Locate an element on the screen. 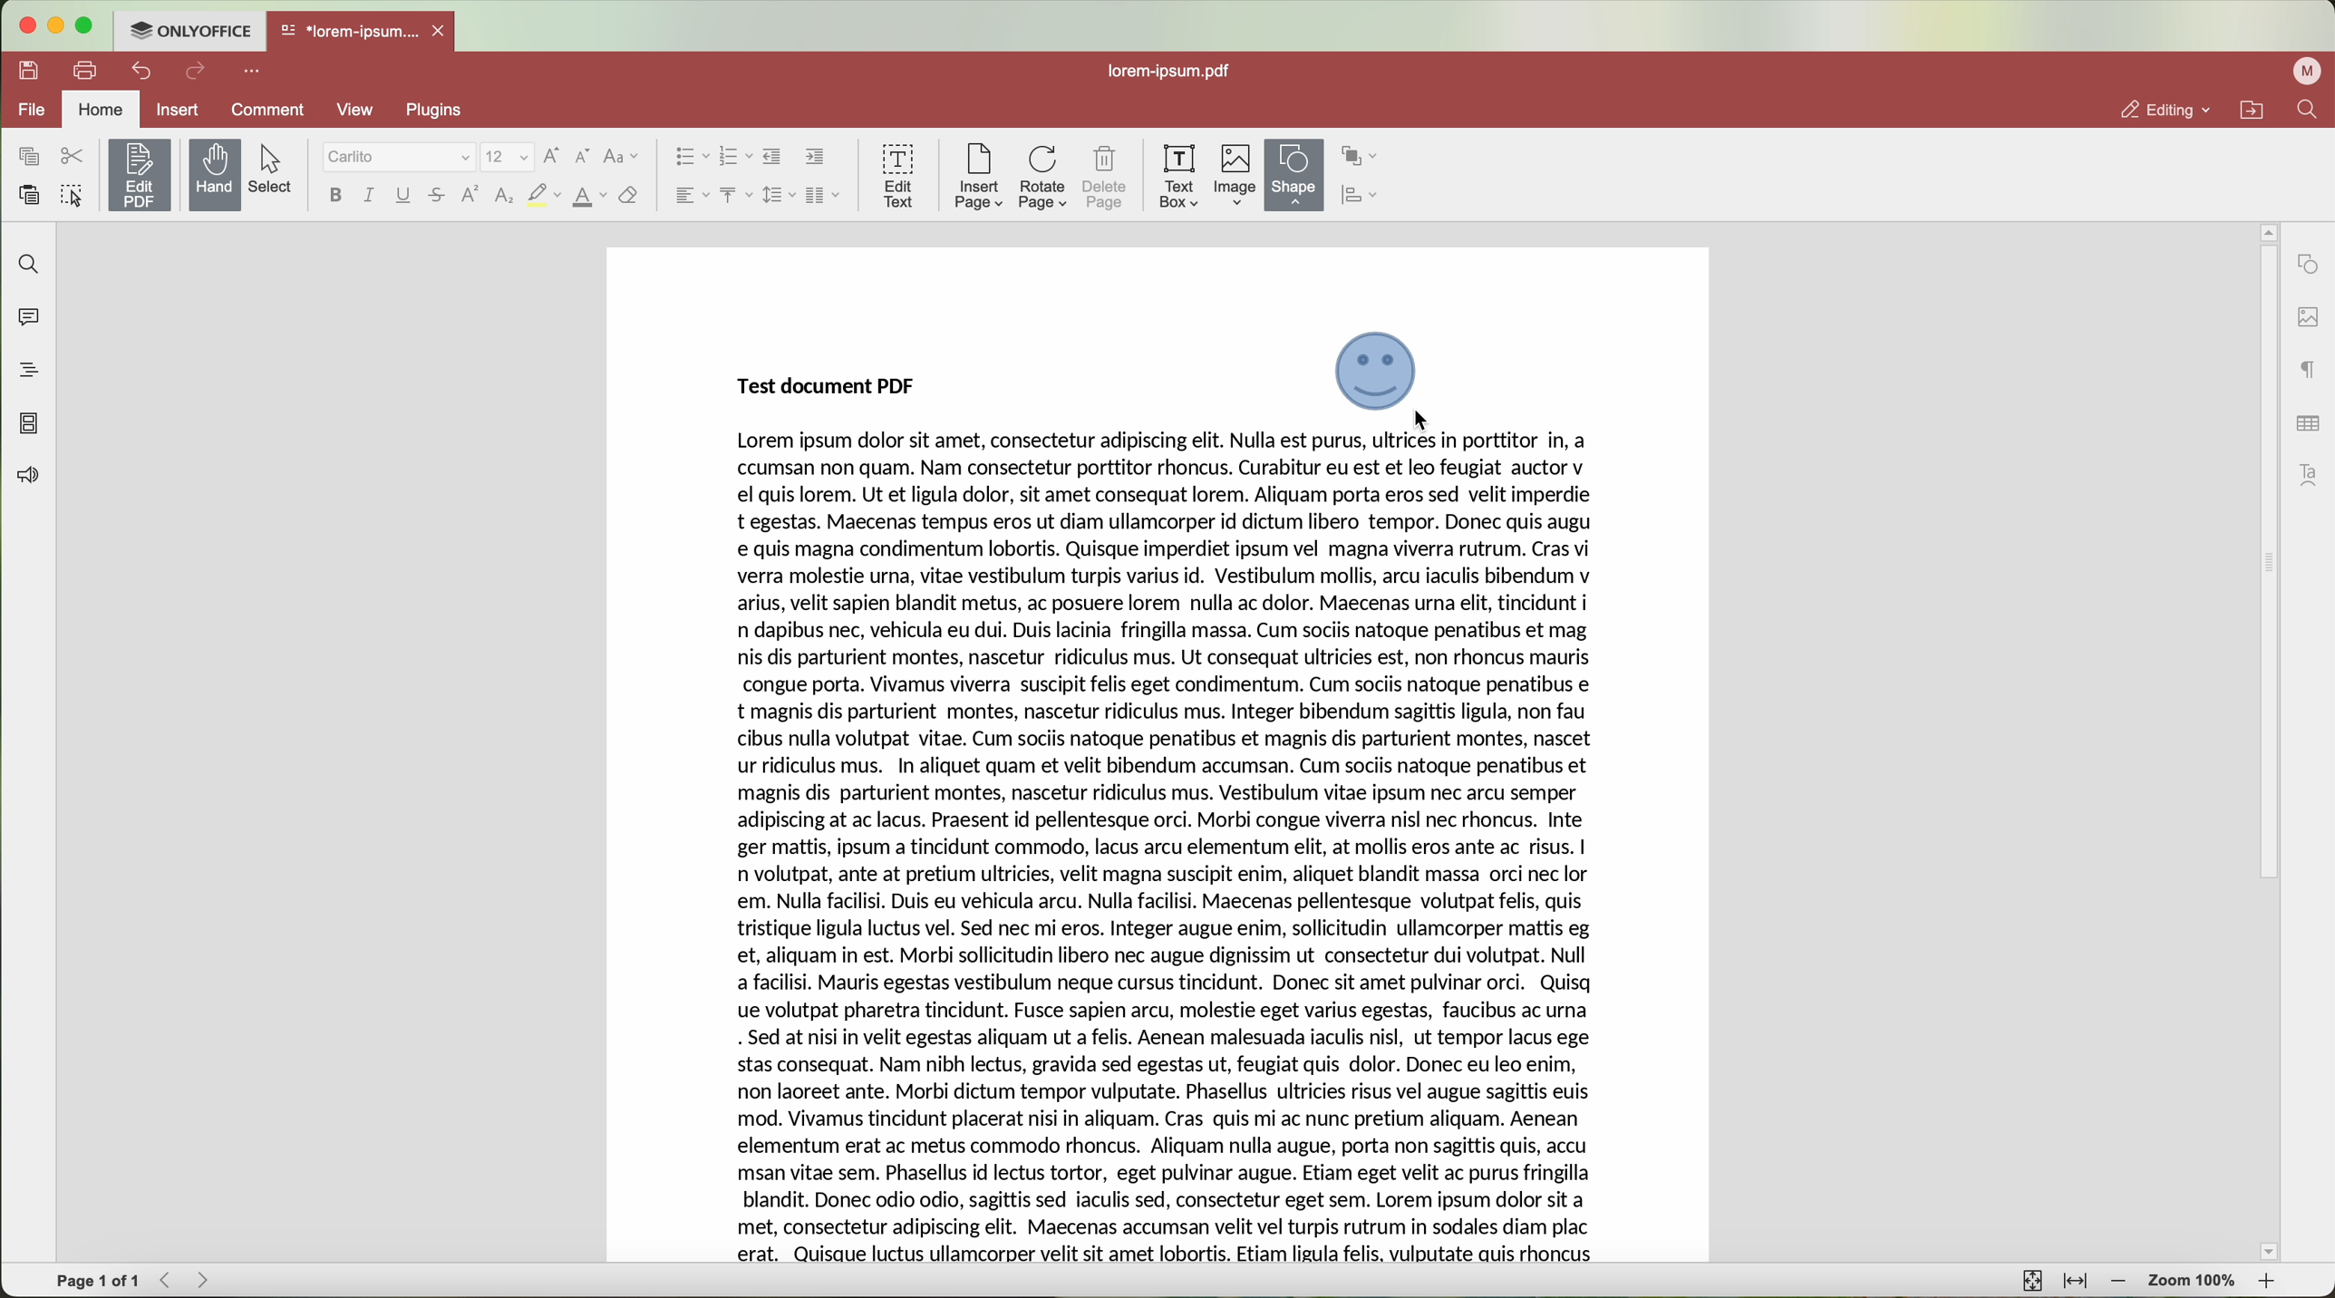 The height and width of the screenshot is (1298, 2335). close program is located at coordinates (28, 26).